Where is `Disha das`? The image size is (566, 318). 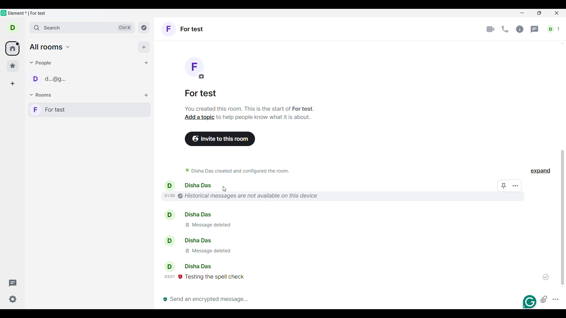 Disha das is located at coordinates (187, 241).